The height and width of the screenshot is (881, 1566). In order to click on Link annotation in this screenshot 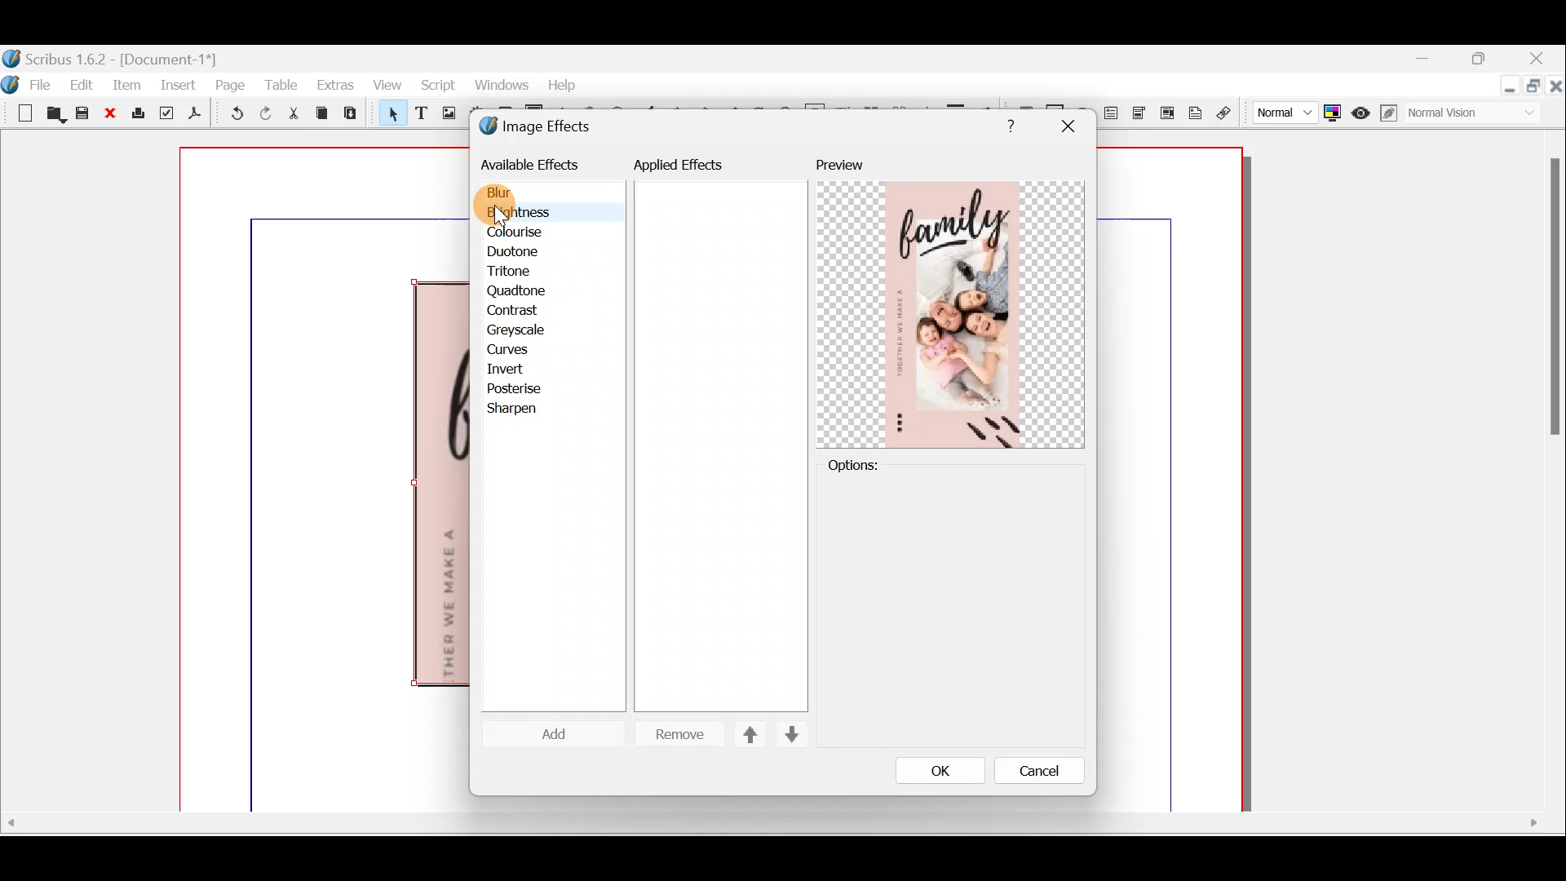, I will do `click(1226, 113)`.